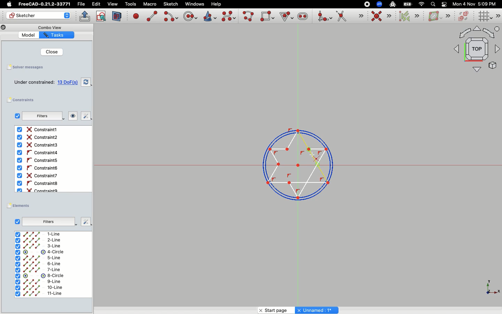 Image resolution: width=502 pixels, height=314 pixels. I want to click on Toggle grid, so click(484, 16).